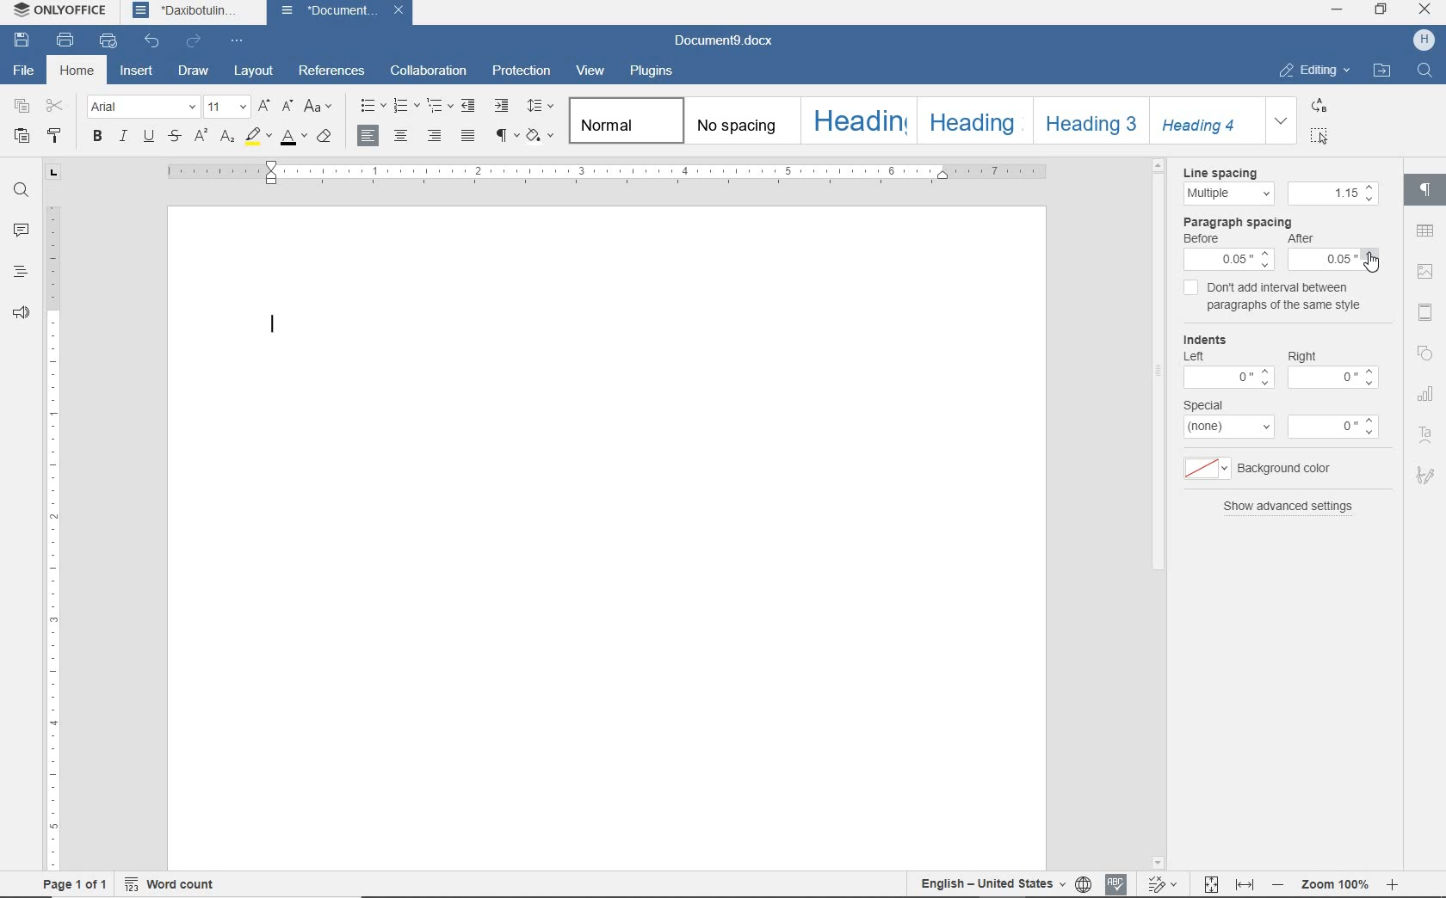  I want to click on fit to page, so click(1211, 884).